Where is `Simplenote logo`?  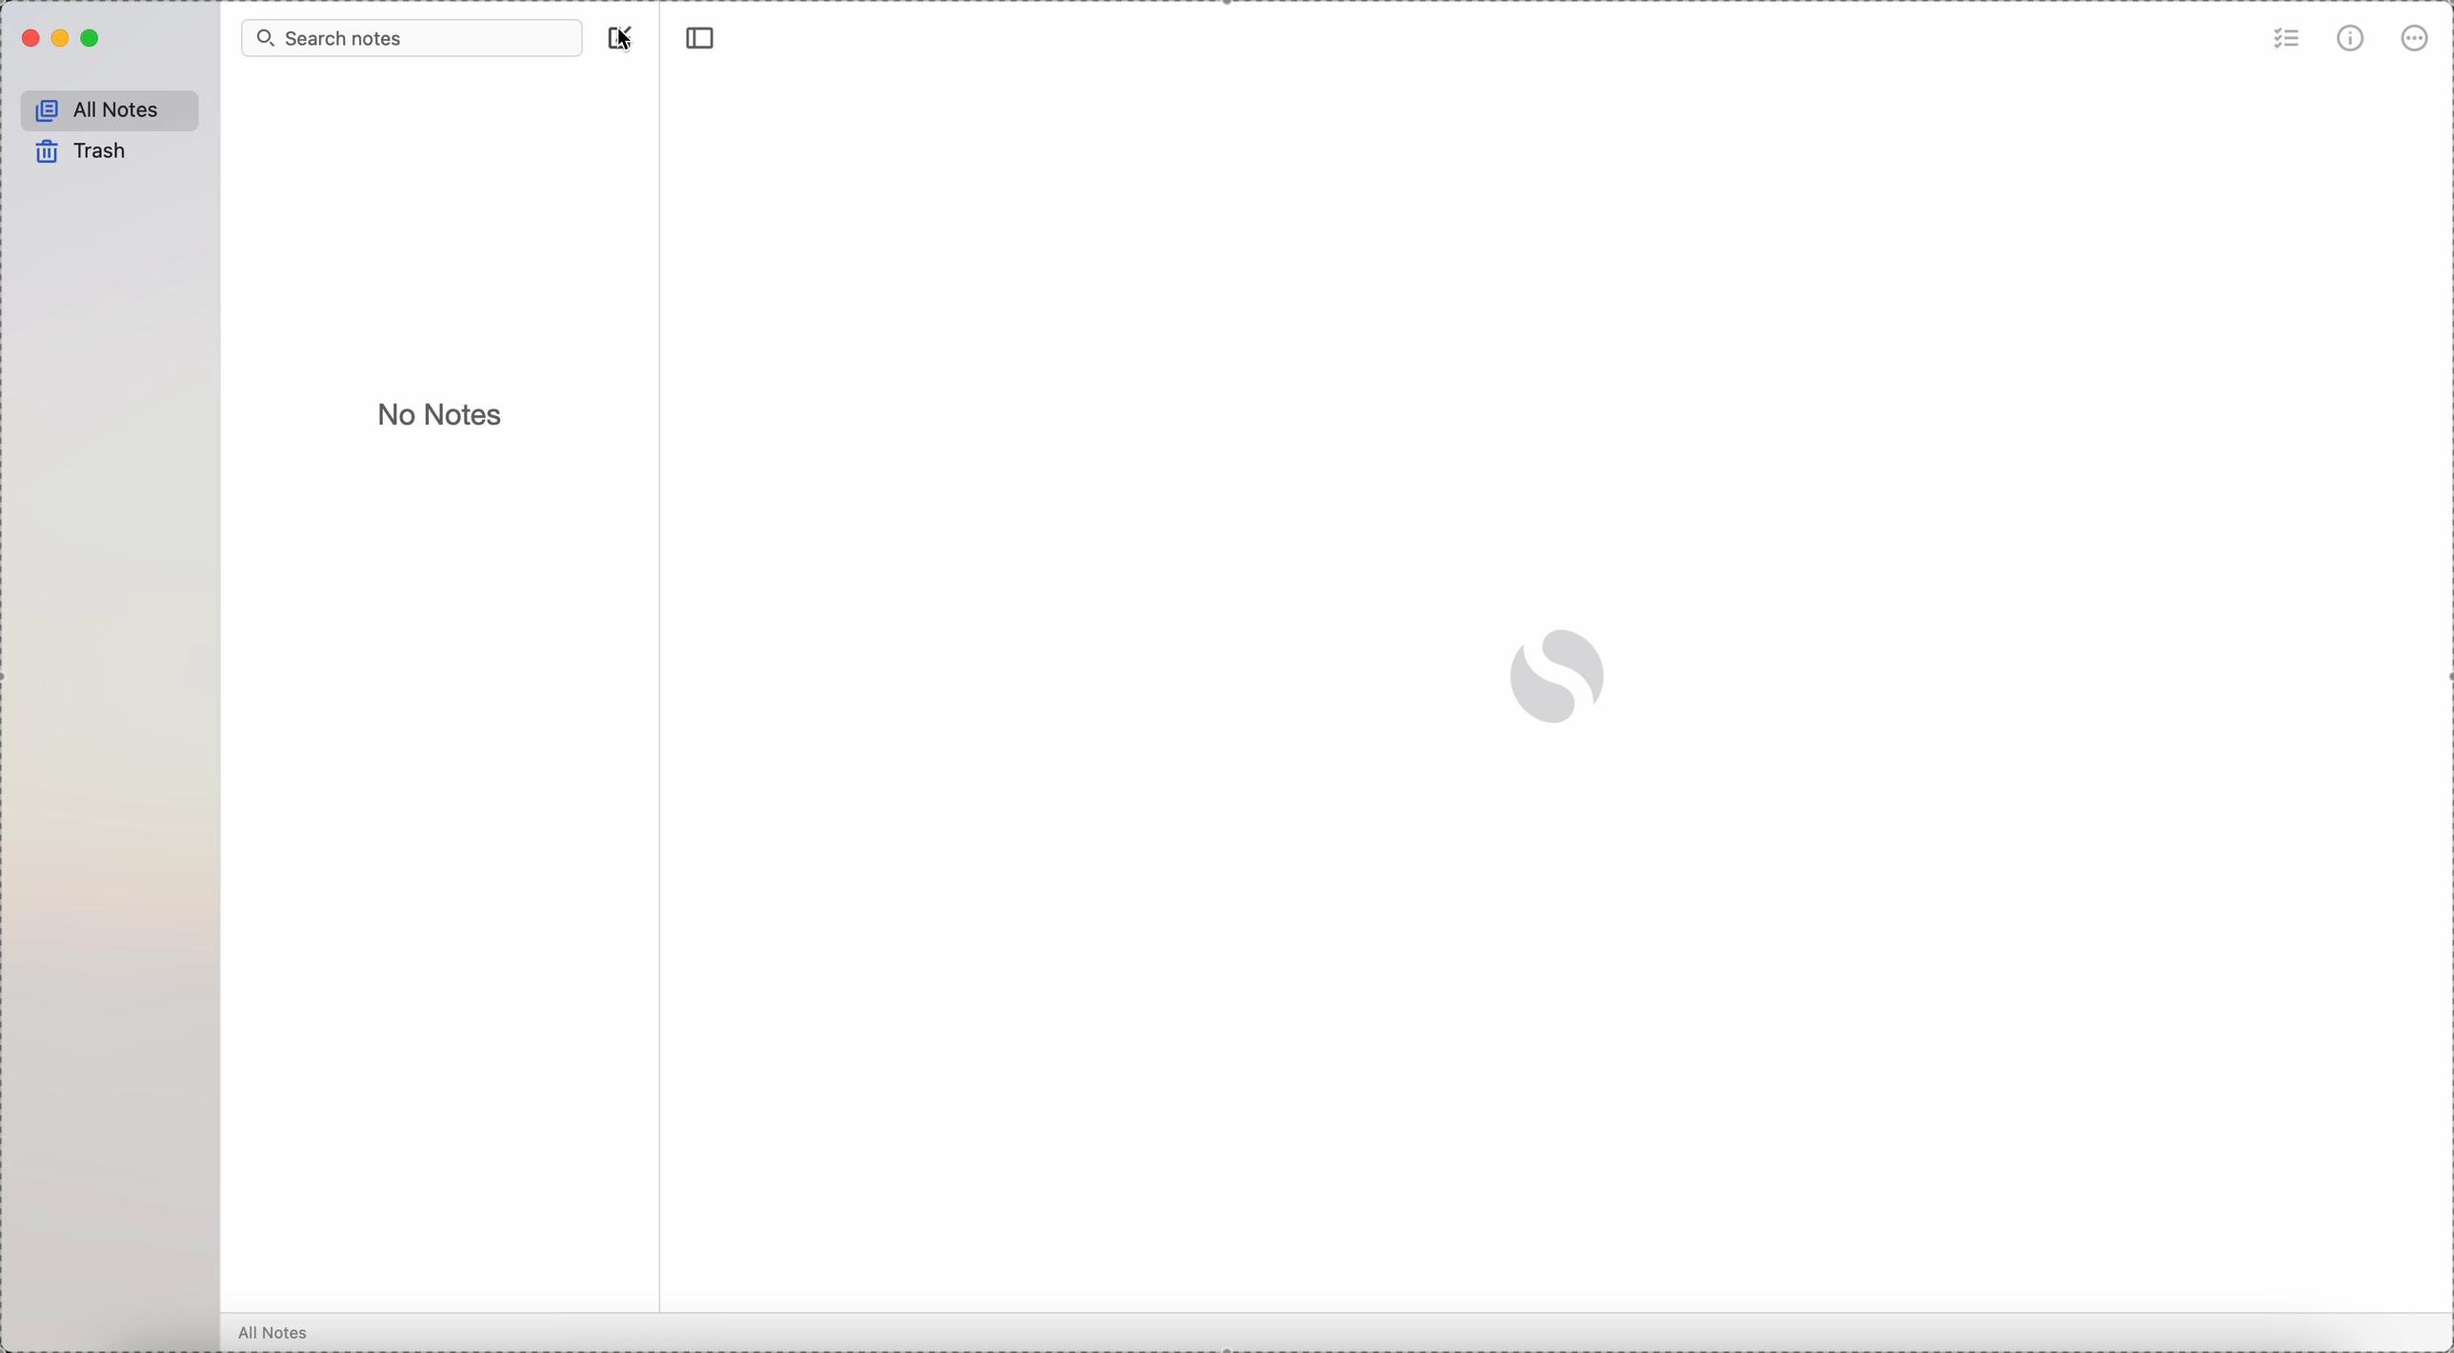
Simplenote logo is located at coordinates (1560, 677).